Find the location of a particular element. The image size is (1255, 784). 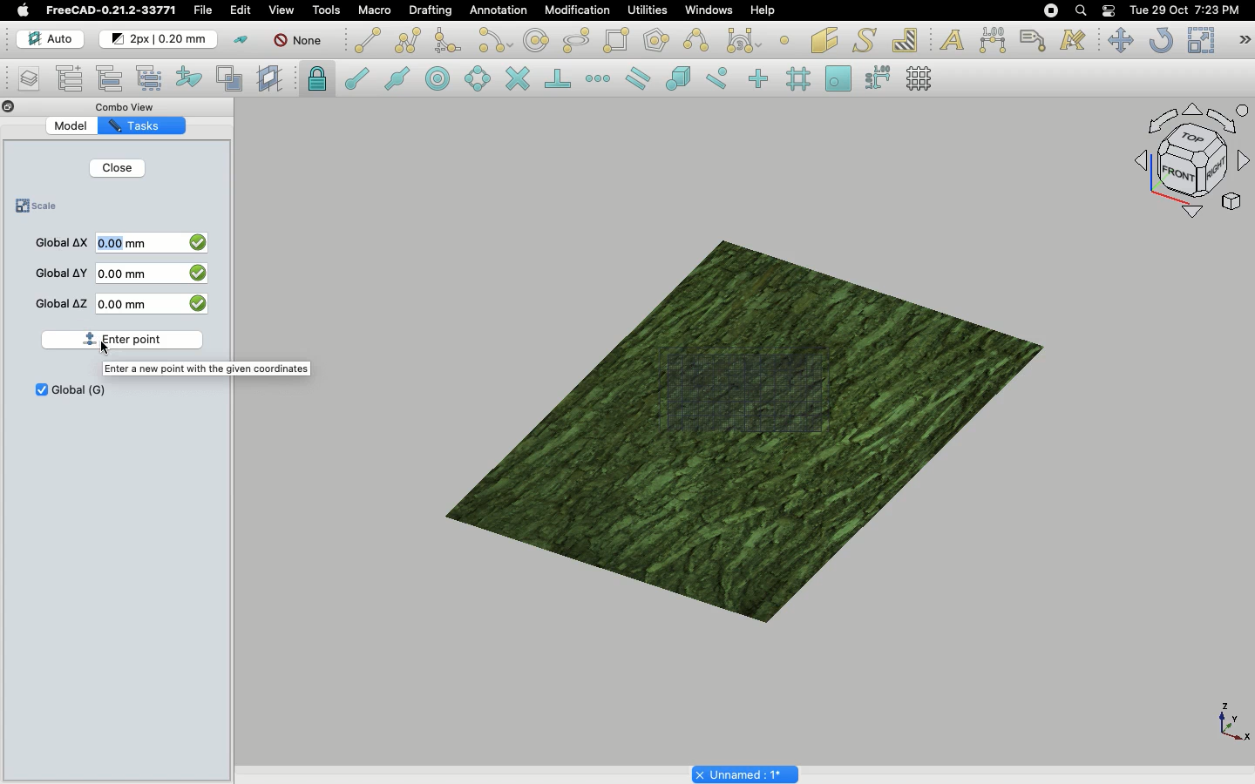

Move is located at coordinates (1120, 41).